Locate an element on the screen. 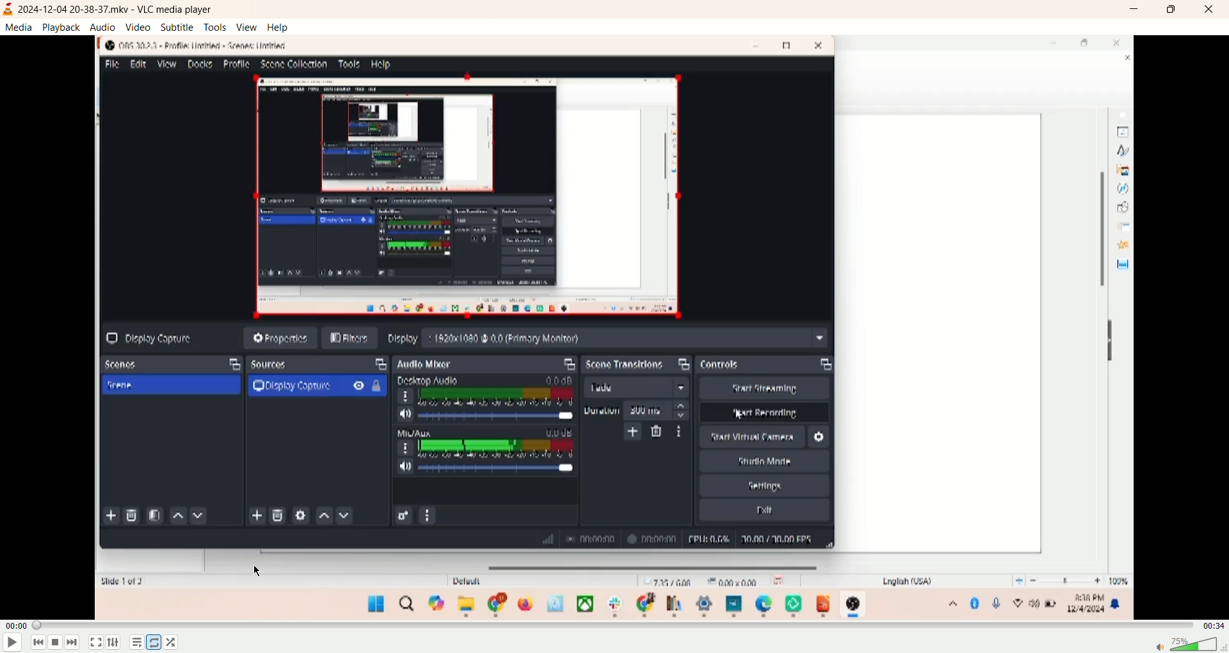 The image size is (1229, 653). 2024-12-04 20-38-37 mkv-vlc media player is located at coordinates (126, 10).